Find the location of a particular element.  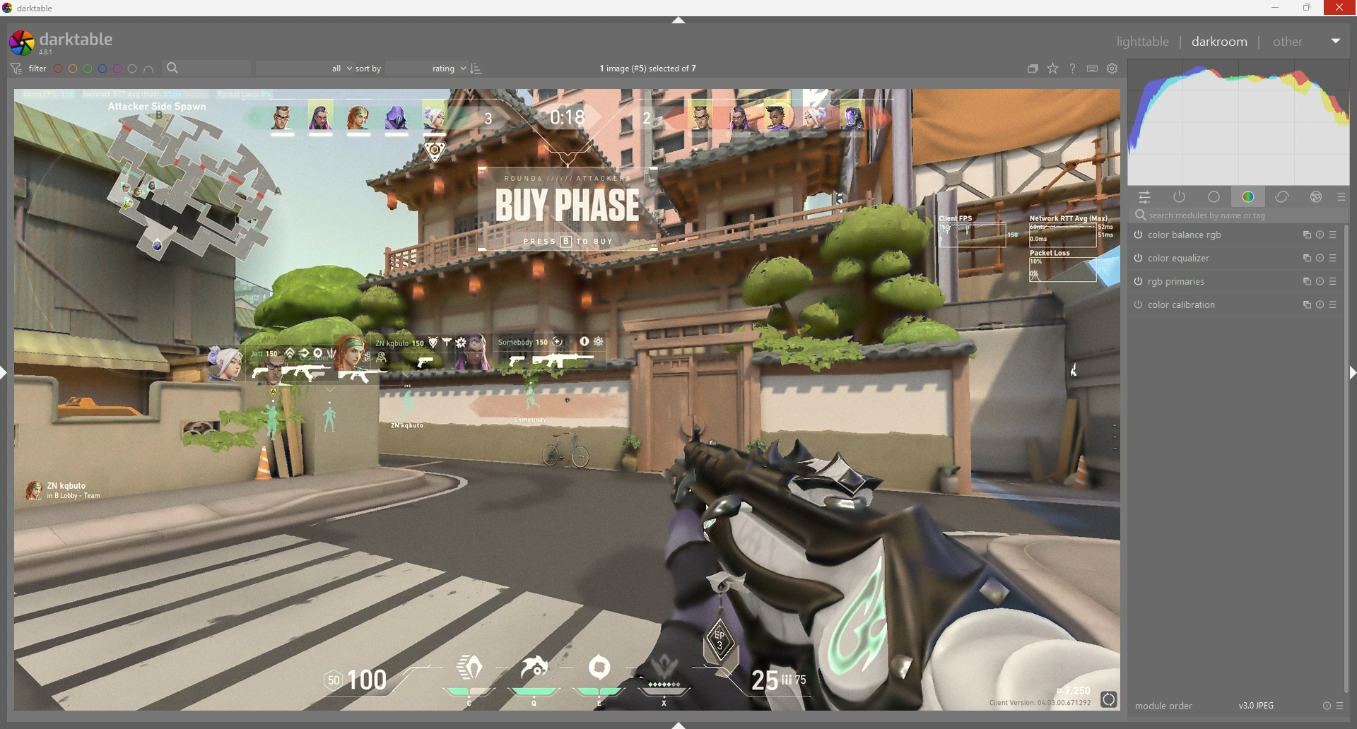

color labels is located at coordinates (95, 69).